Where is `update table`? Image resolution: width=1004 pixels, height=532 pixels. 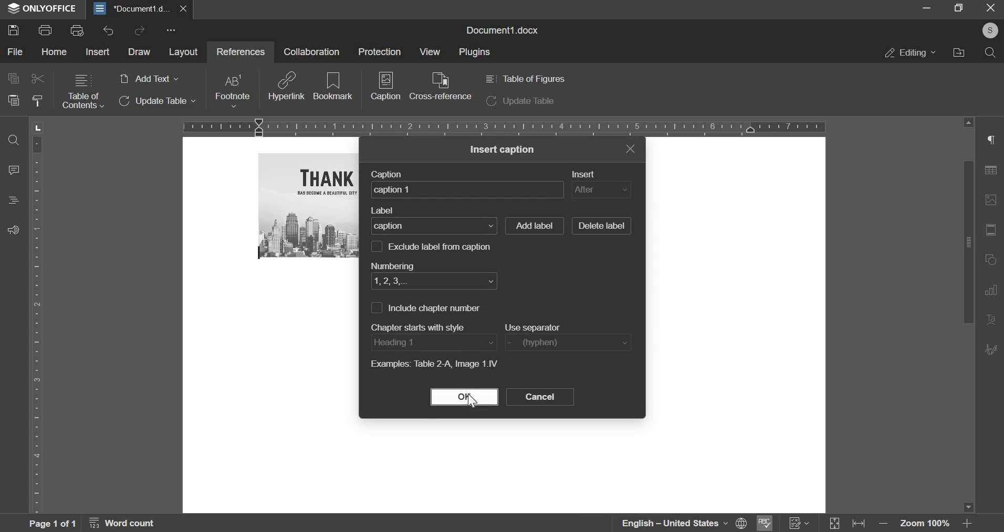
update table is located at coordinates (520, 102).